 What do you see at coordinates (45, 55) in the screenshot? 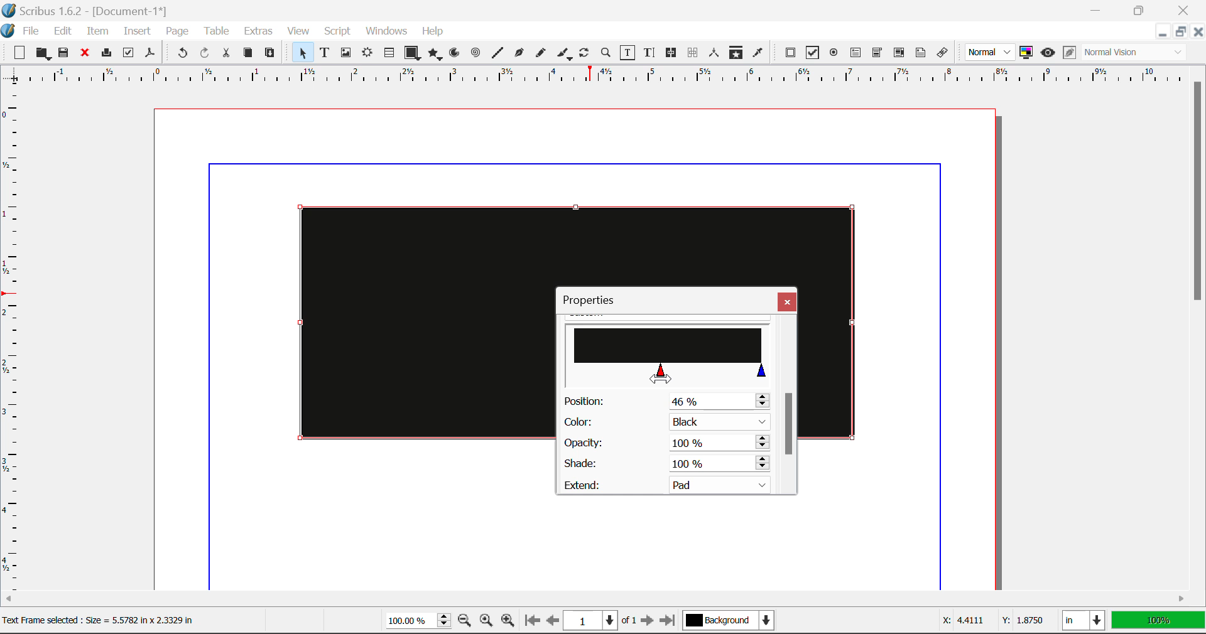
I see `Open` at bounding box center [45, 55].